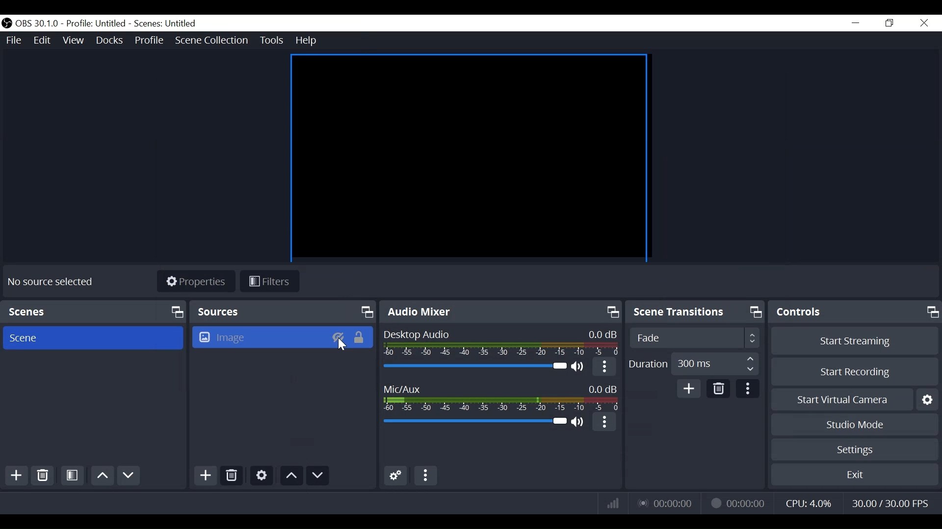 Image resolution: width=942 pixels, height=529 pixels. Describe the element at coordinates (925, 23) in the screenshot. I see `Close` at that location.